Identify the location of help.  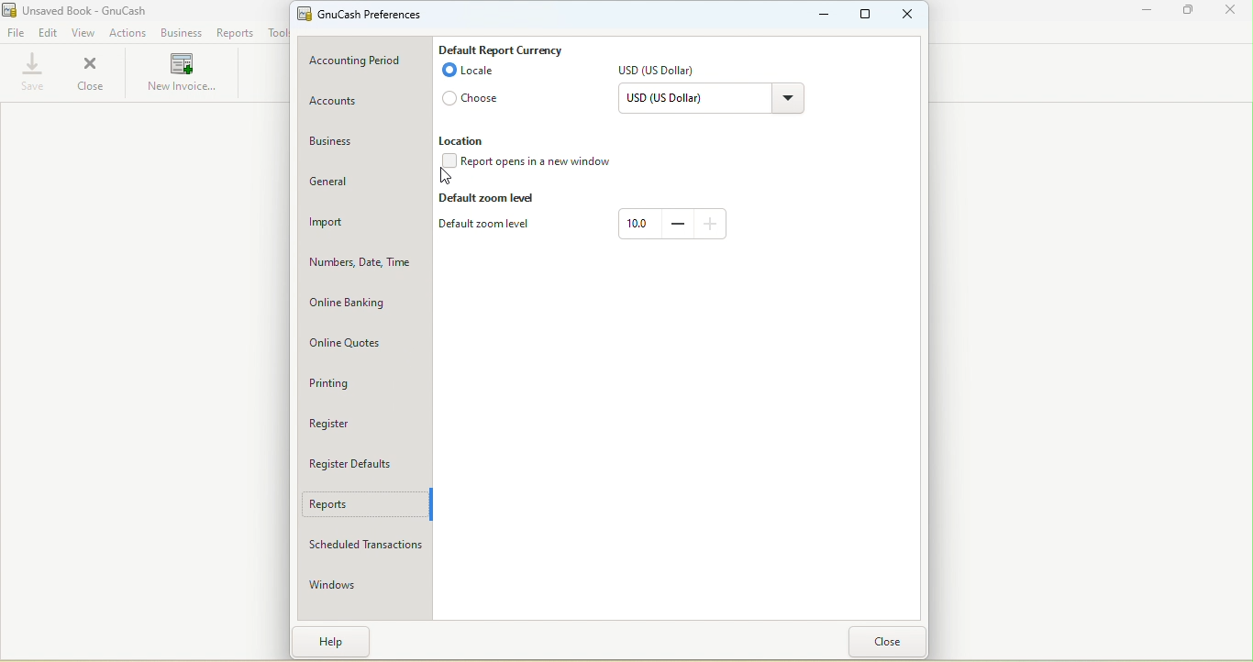
(337, 641).